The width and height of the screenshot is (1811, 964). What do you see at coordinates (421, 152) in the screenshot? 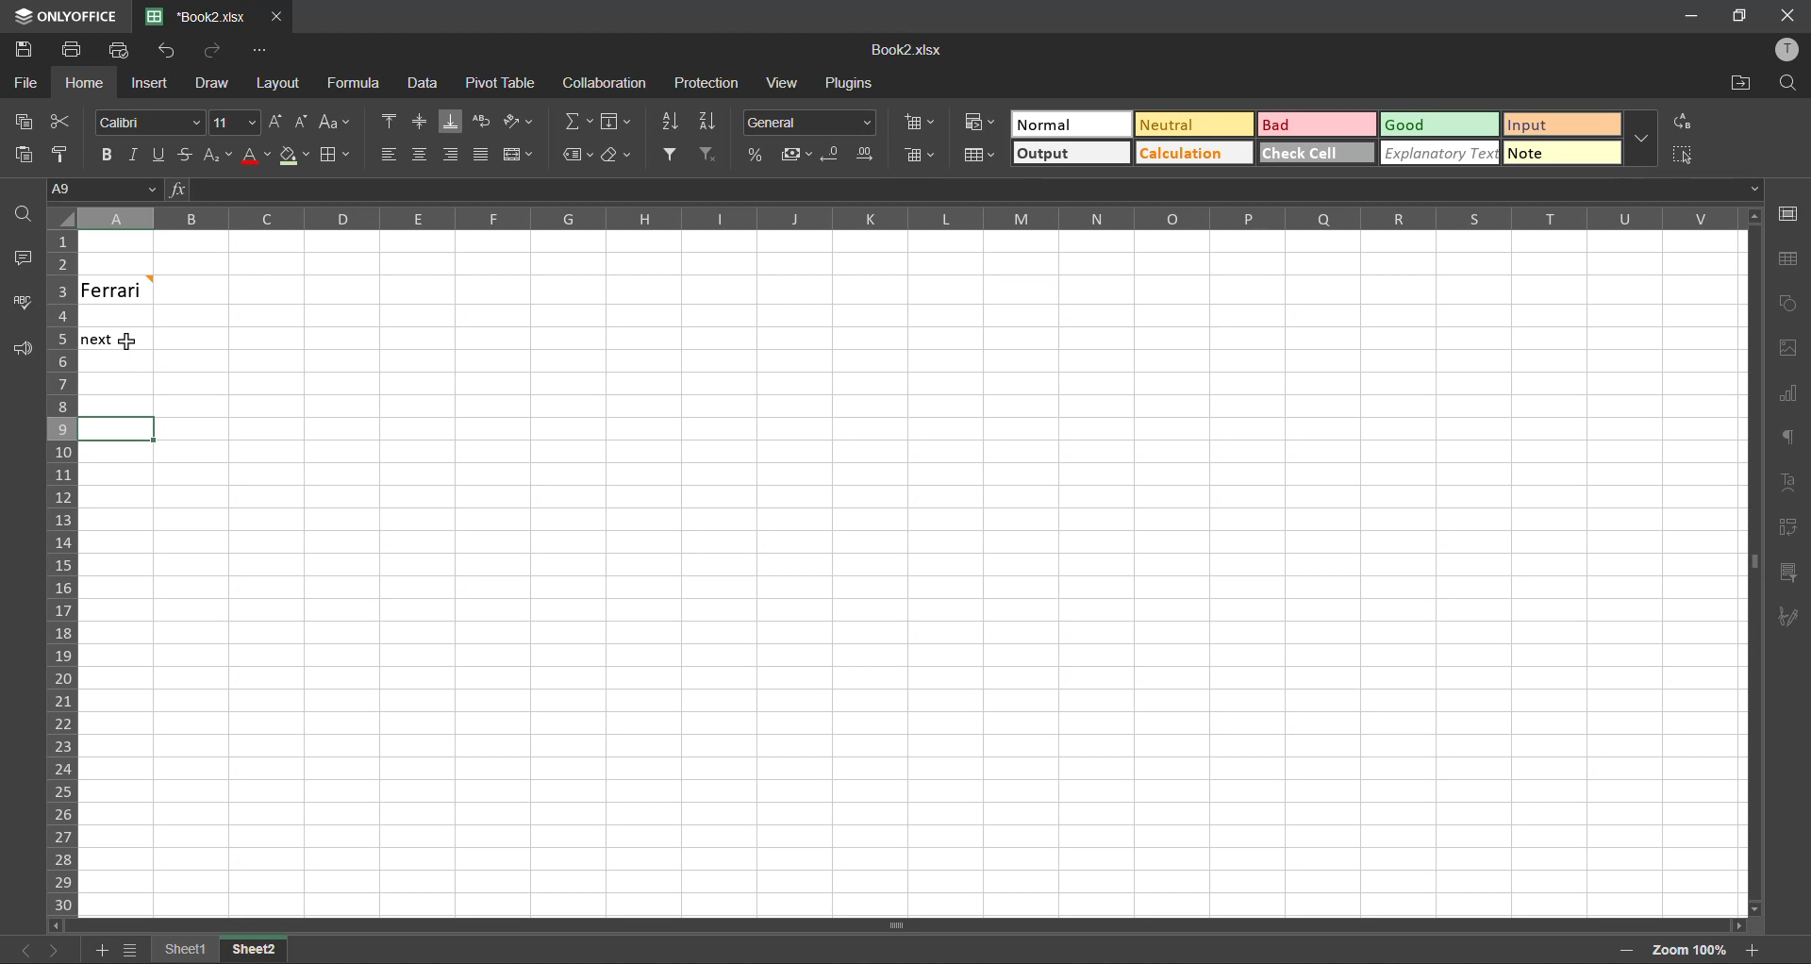
I see `align center` at bounding box center [421, 152].